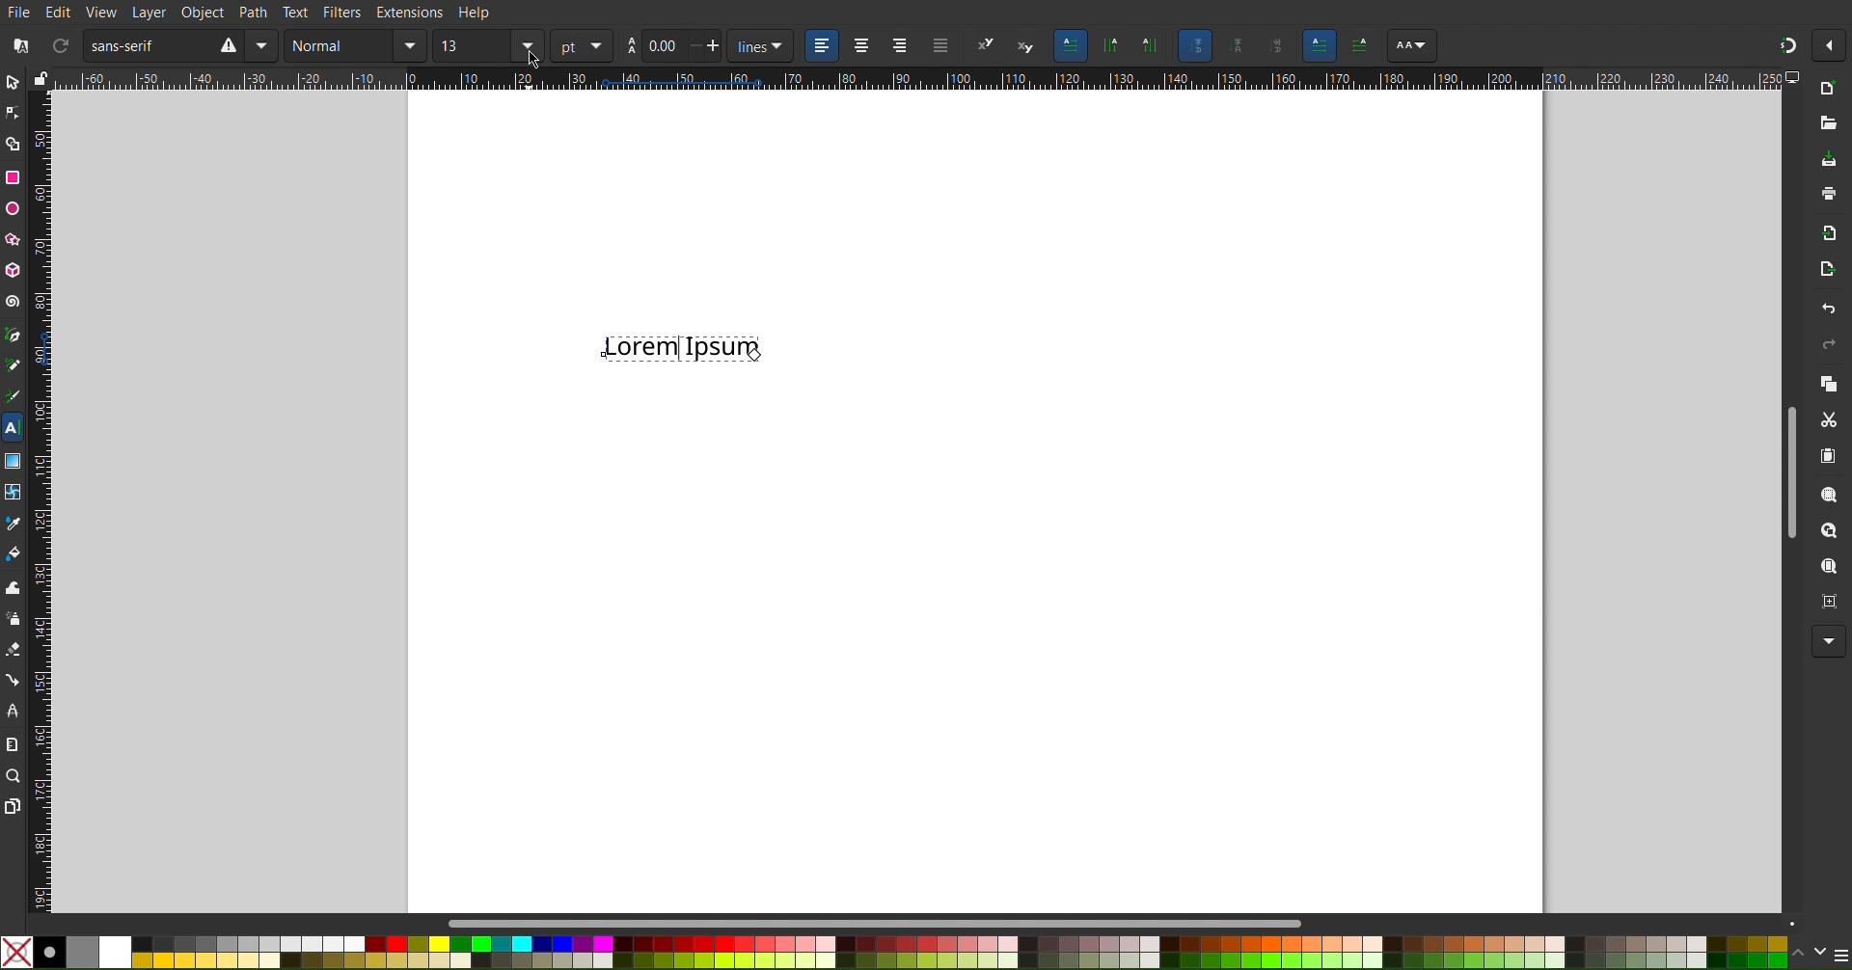 Image resolution: width=1852 pixels, height=970 pixels. What do you see at coordinates (340, 45) in the screenshot?
I see `normal` at bounding box center [340, 45].